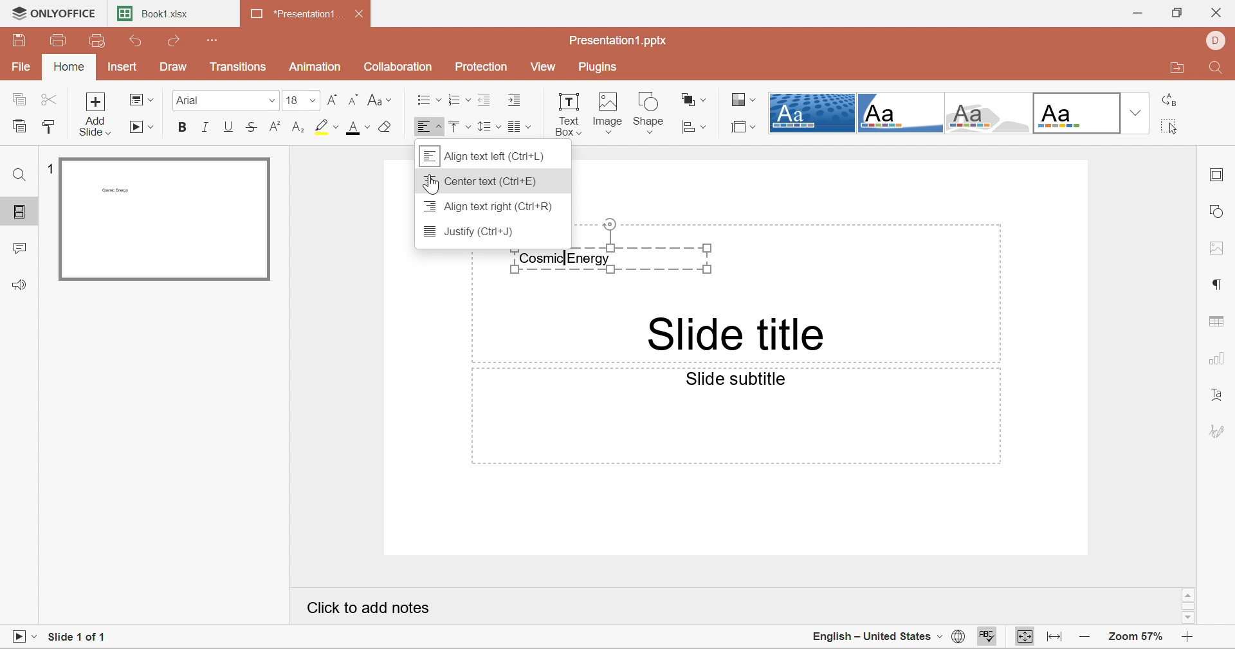  Describe the element at coordinates (179, 127) in the screenshot. I see `Bold` at that location.